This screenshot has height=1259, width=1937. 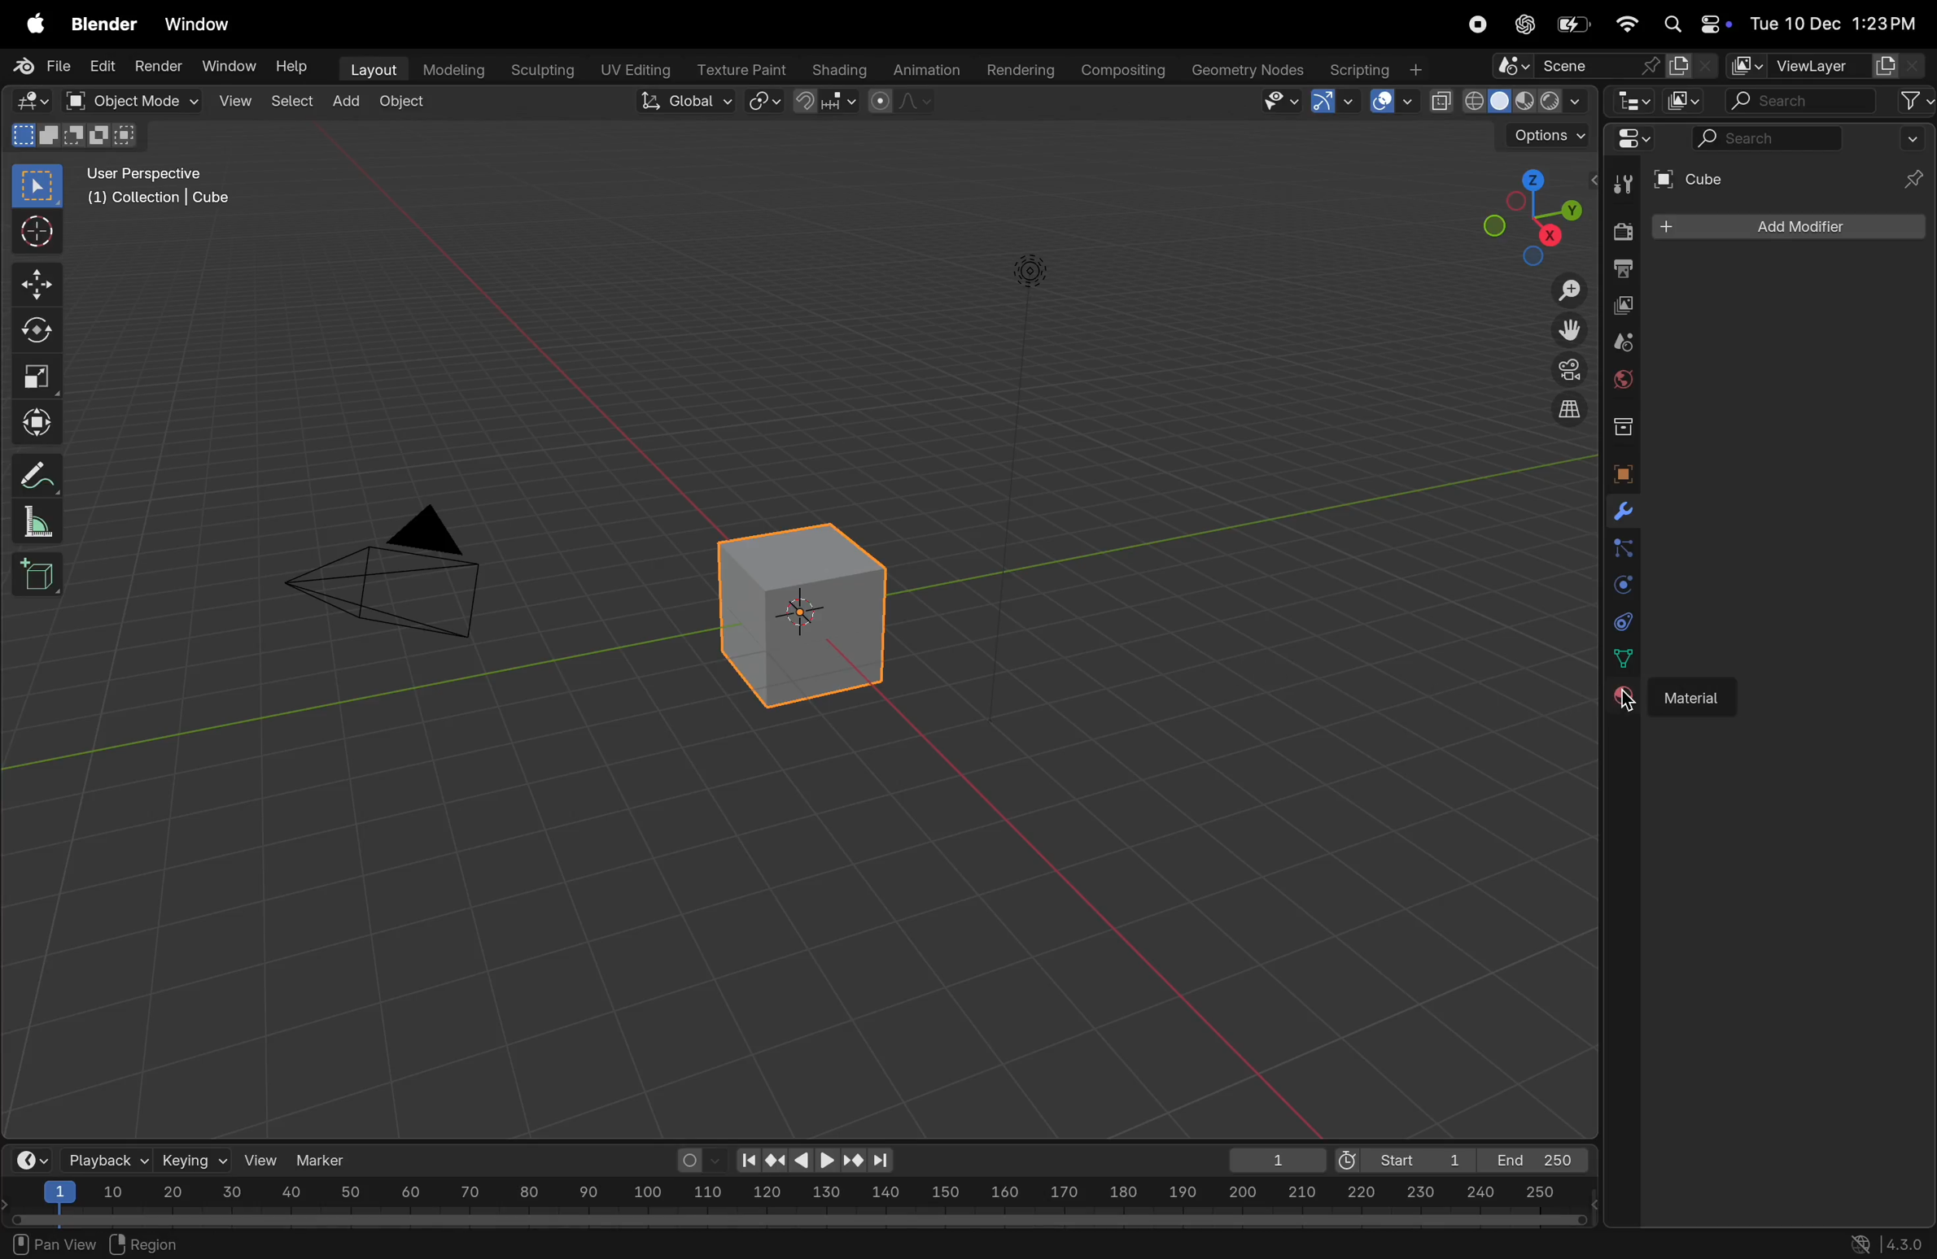 What do you see at coordinates (1620, 231) in the screenshot?
I see `render` at bounding box center [1620, 231].